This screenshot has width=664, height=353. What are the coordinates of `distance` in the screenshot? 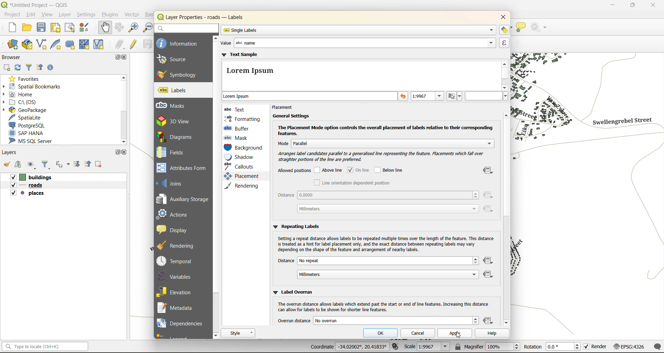 It's located at (378, 268).